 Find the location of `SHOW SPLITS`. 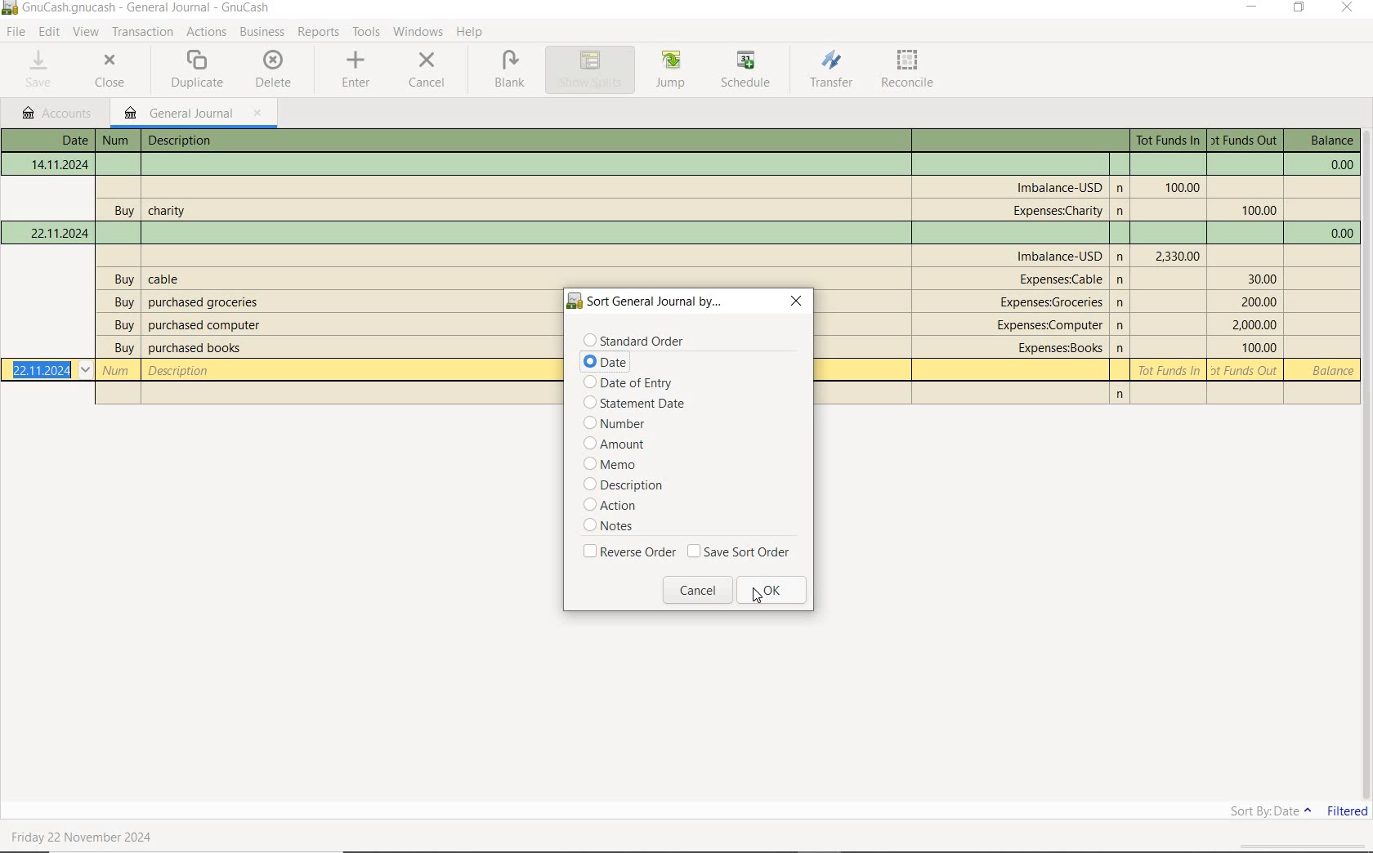

SHOW SPLITS is located at coordinates (591, 69).